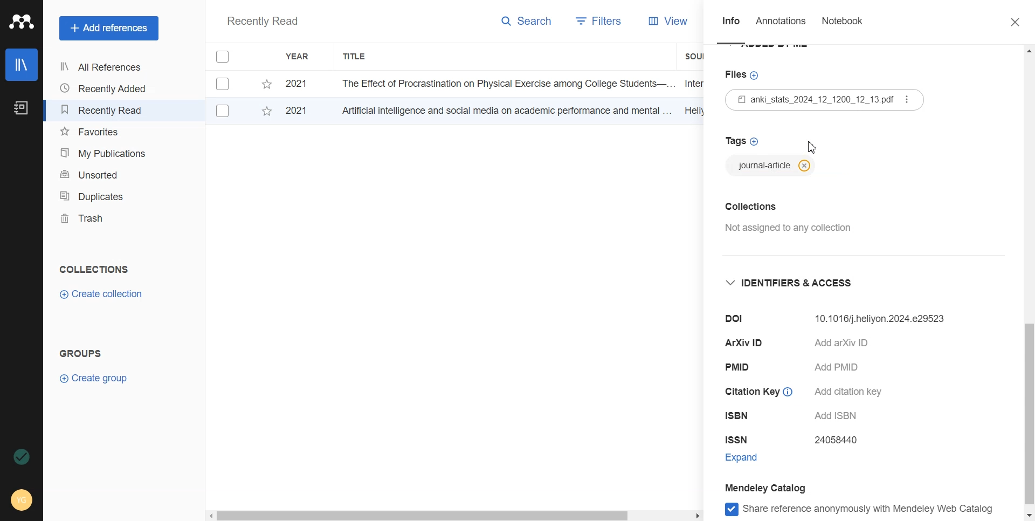 The height and width of the screenshot is (521, 1035). Describe the element at coordinates (299, 57) in the screenshot. I see `Year` at that location.